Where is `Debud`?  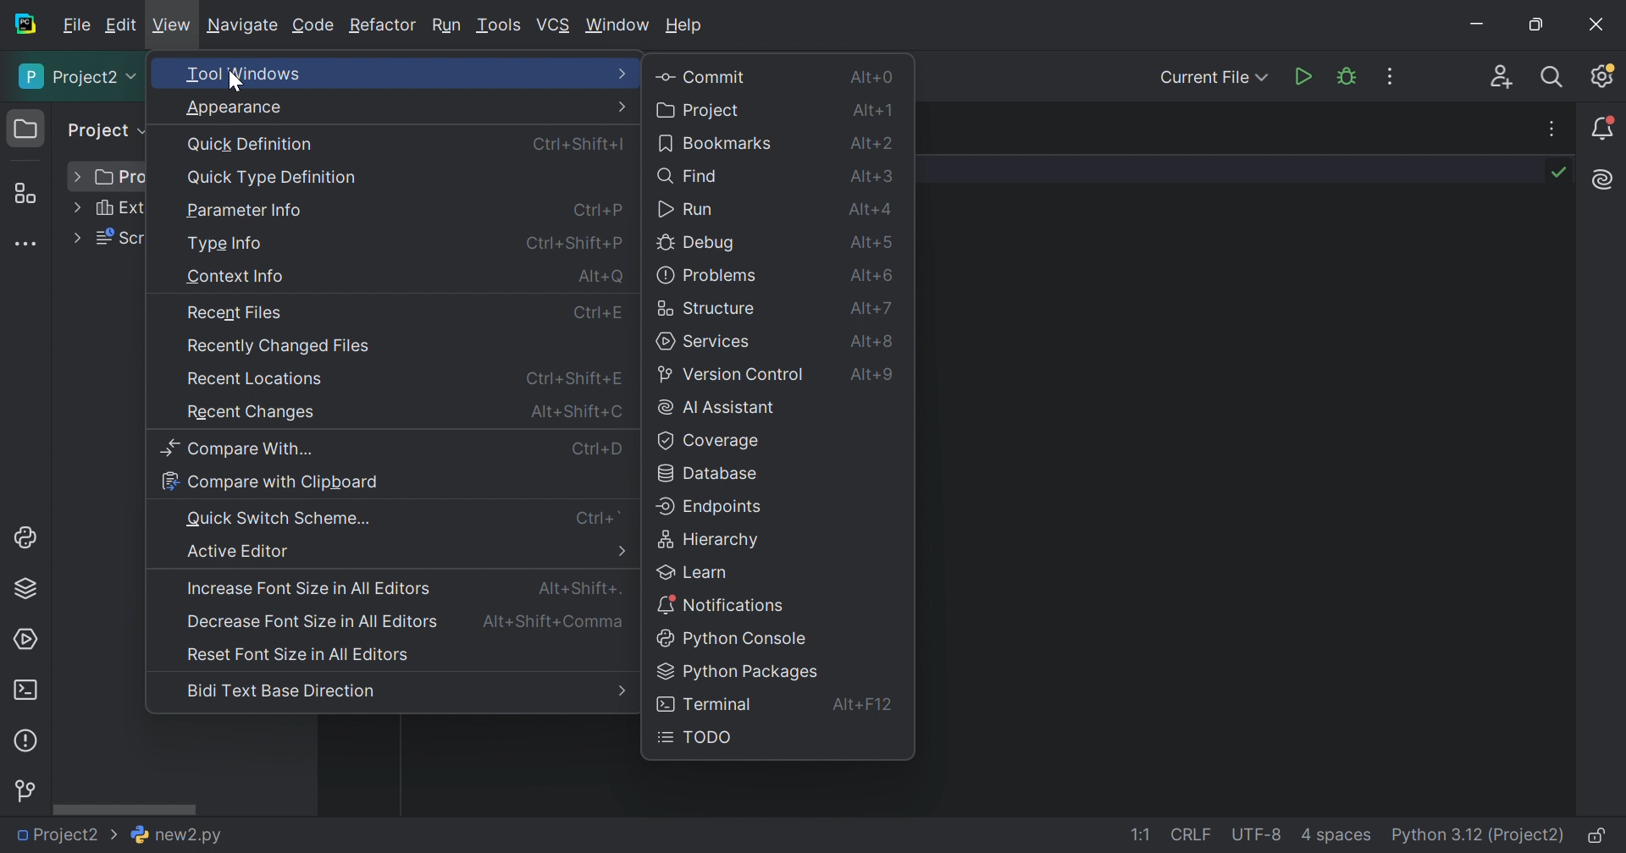 Debud is located at coordinates (1347, 79).